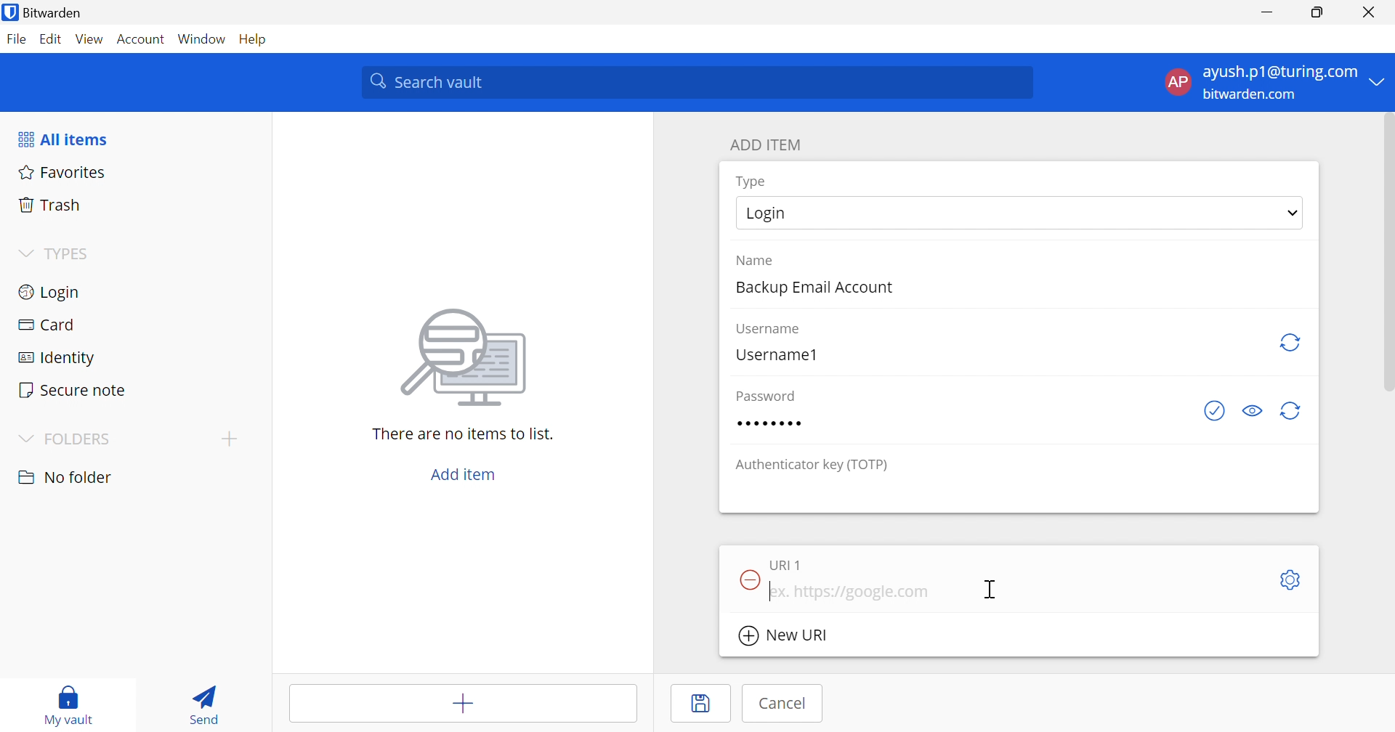  What do you see at coordinates (1250, 411) in the screenshot?
I see `Toggle visibility` at bounding box center [1250, 411].